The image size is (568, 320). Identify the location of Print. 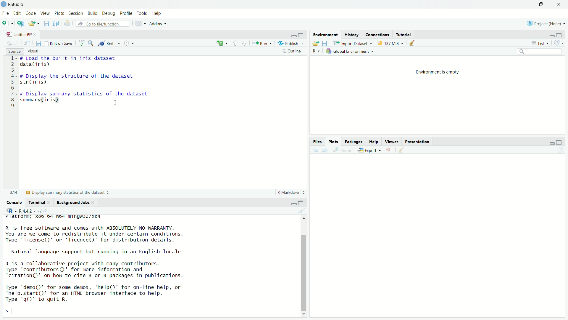
(67, 23).